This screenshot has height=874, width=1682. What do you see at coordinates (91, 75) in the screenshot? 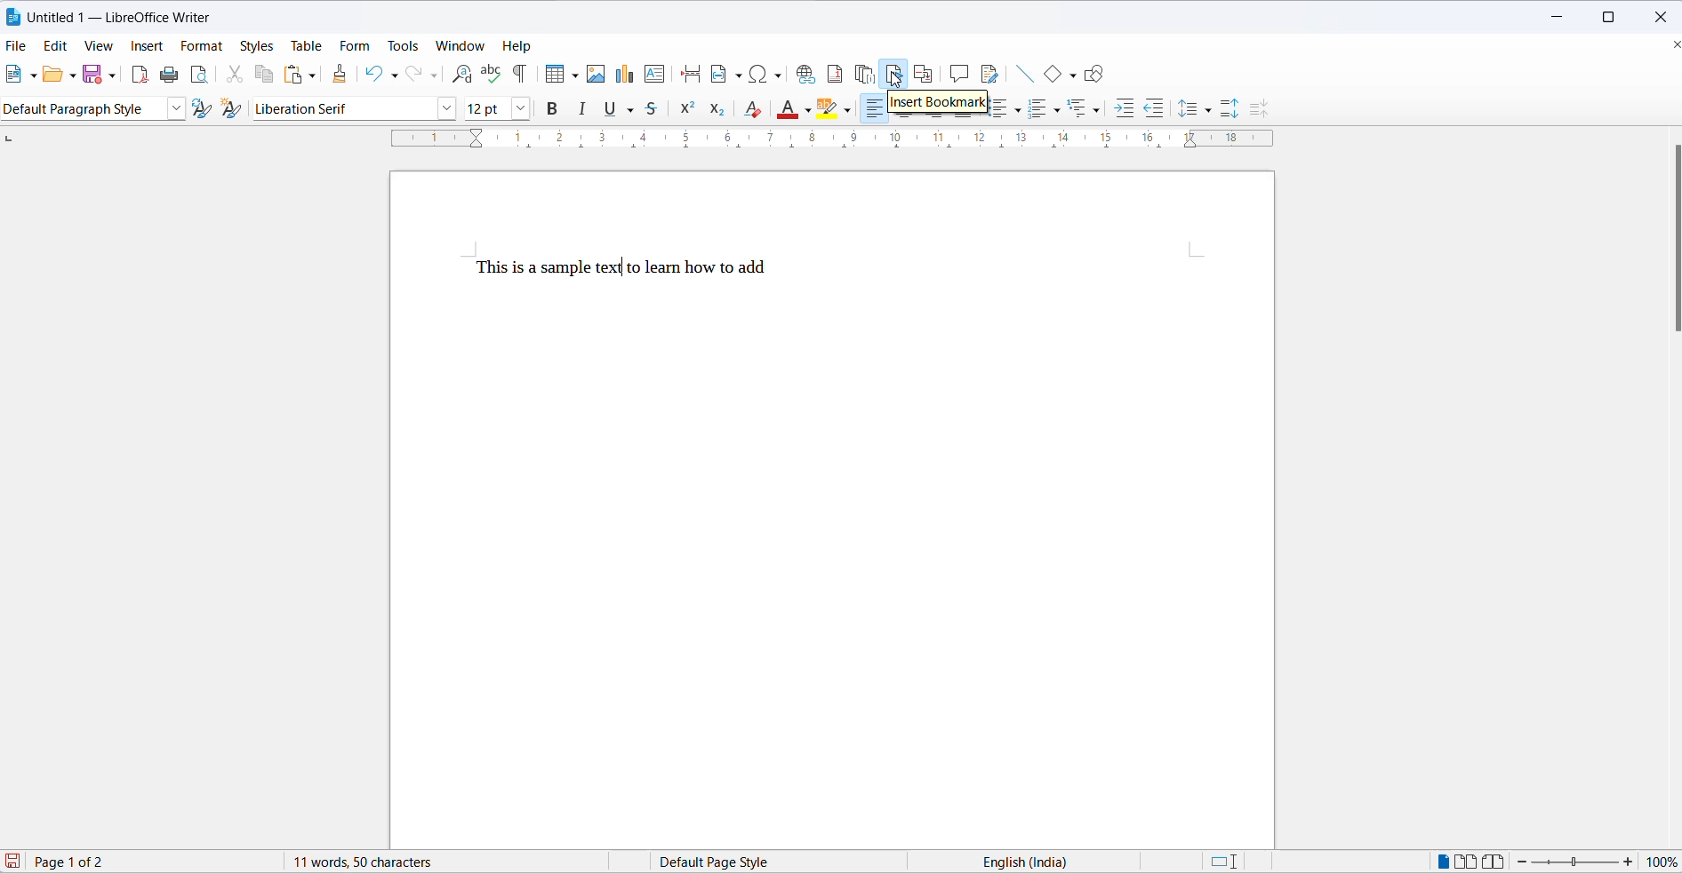
I see `save` at bounding box center [91, 75].